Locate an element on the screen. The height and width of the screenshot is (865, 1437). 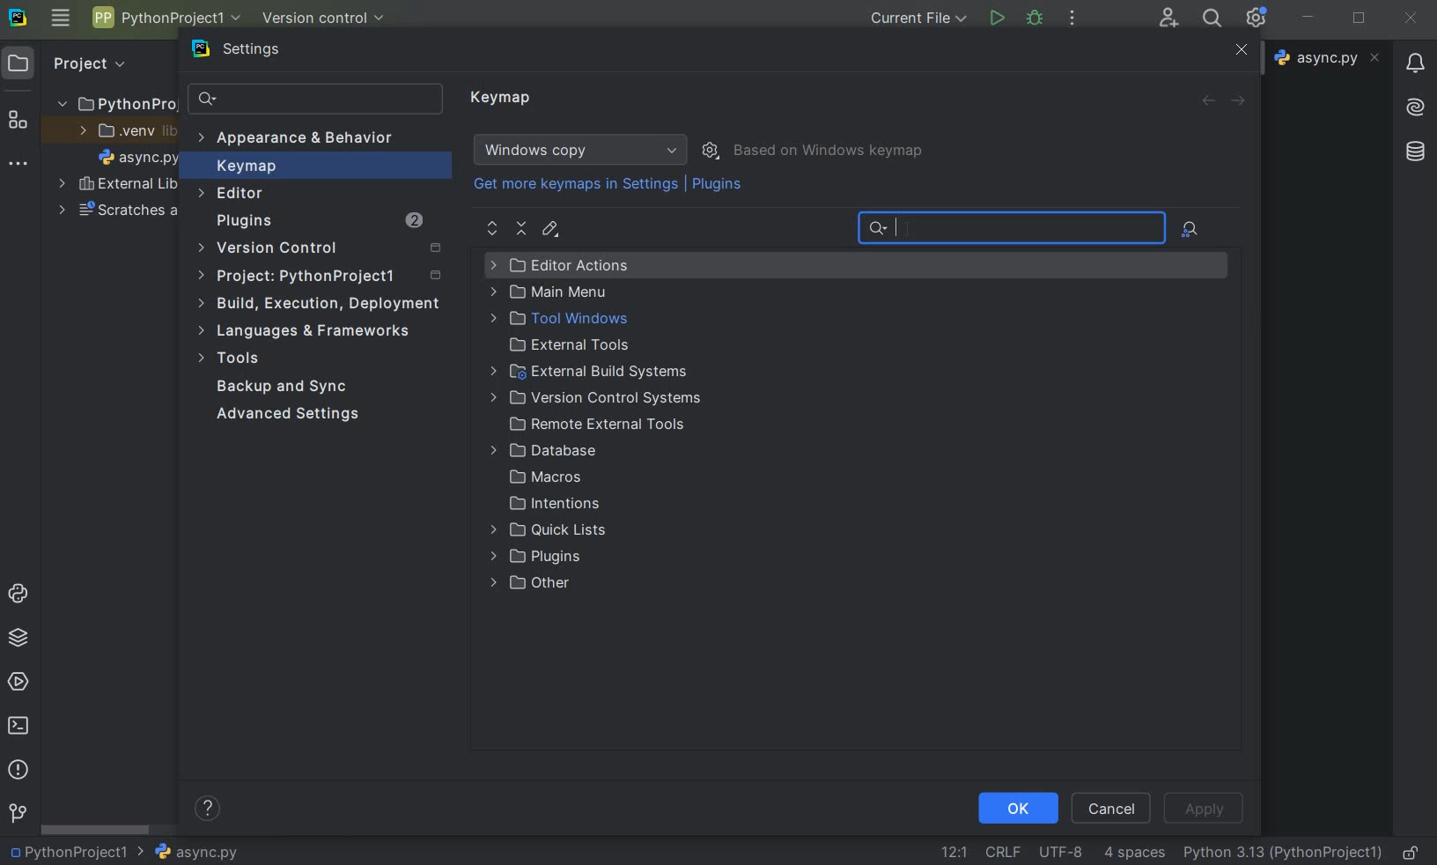
main menu is located at coordinates (60, 18).